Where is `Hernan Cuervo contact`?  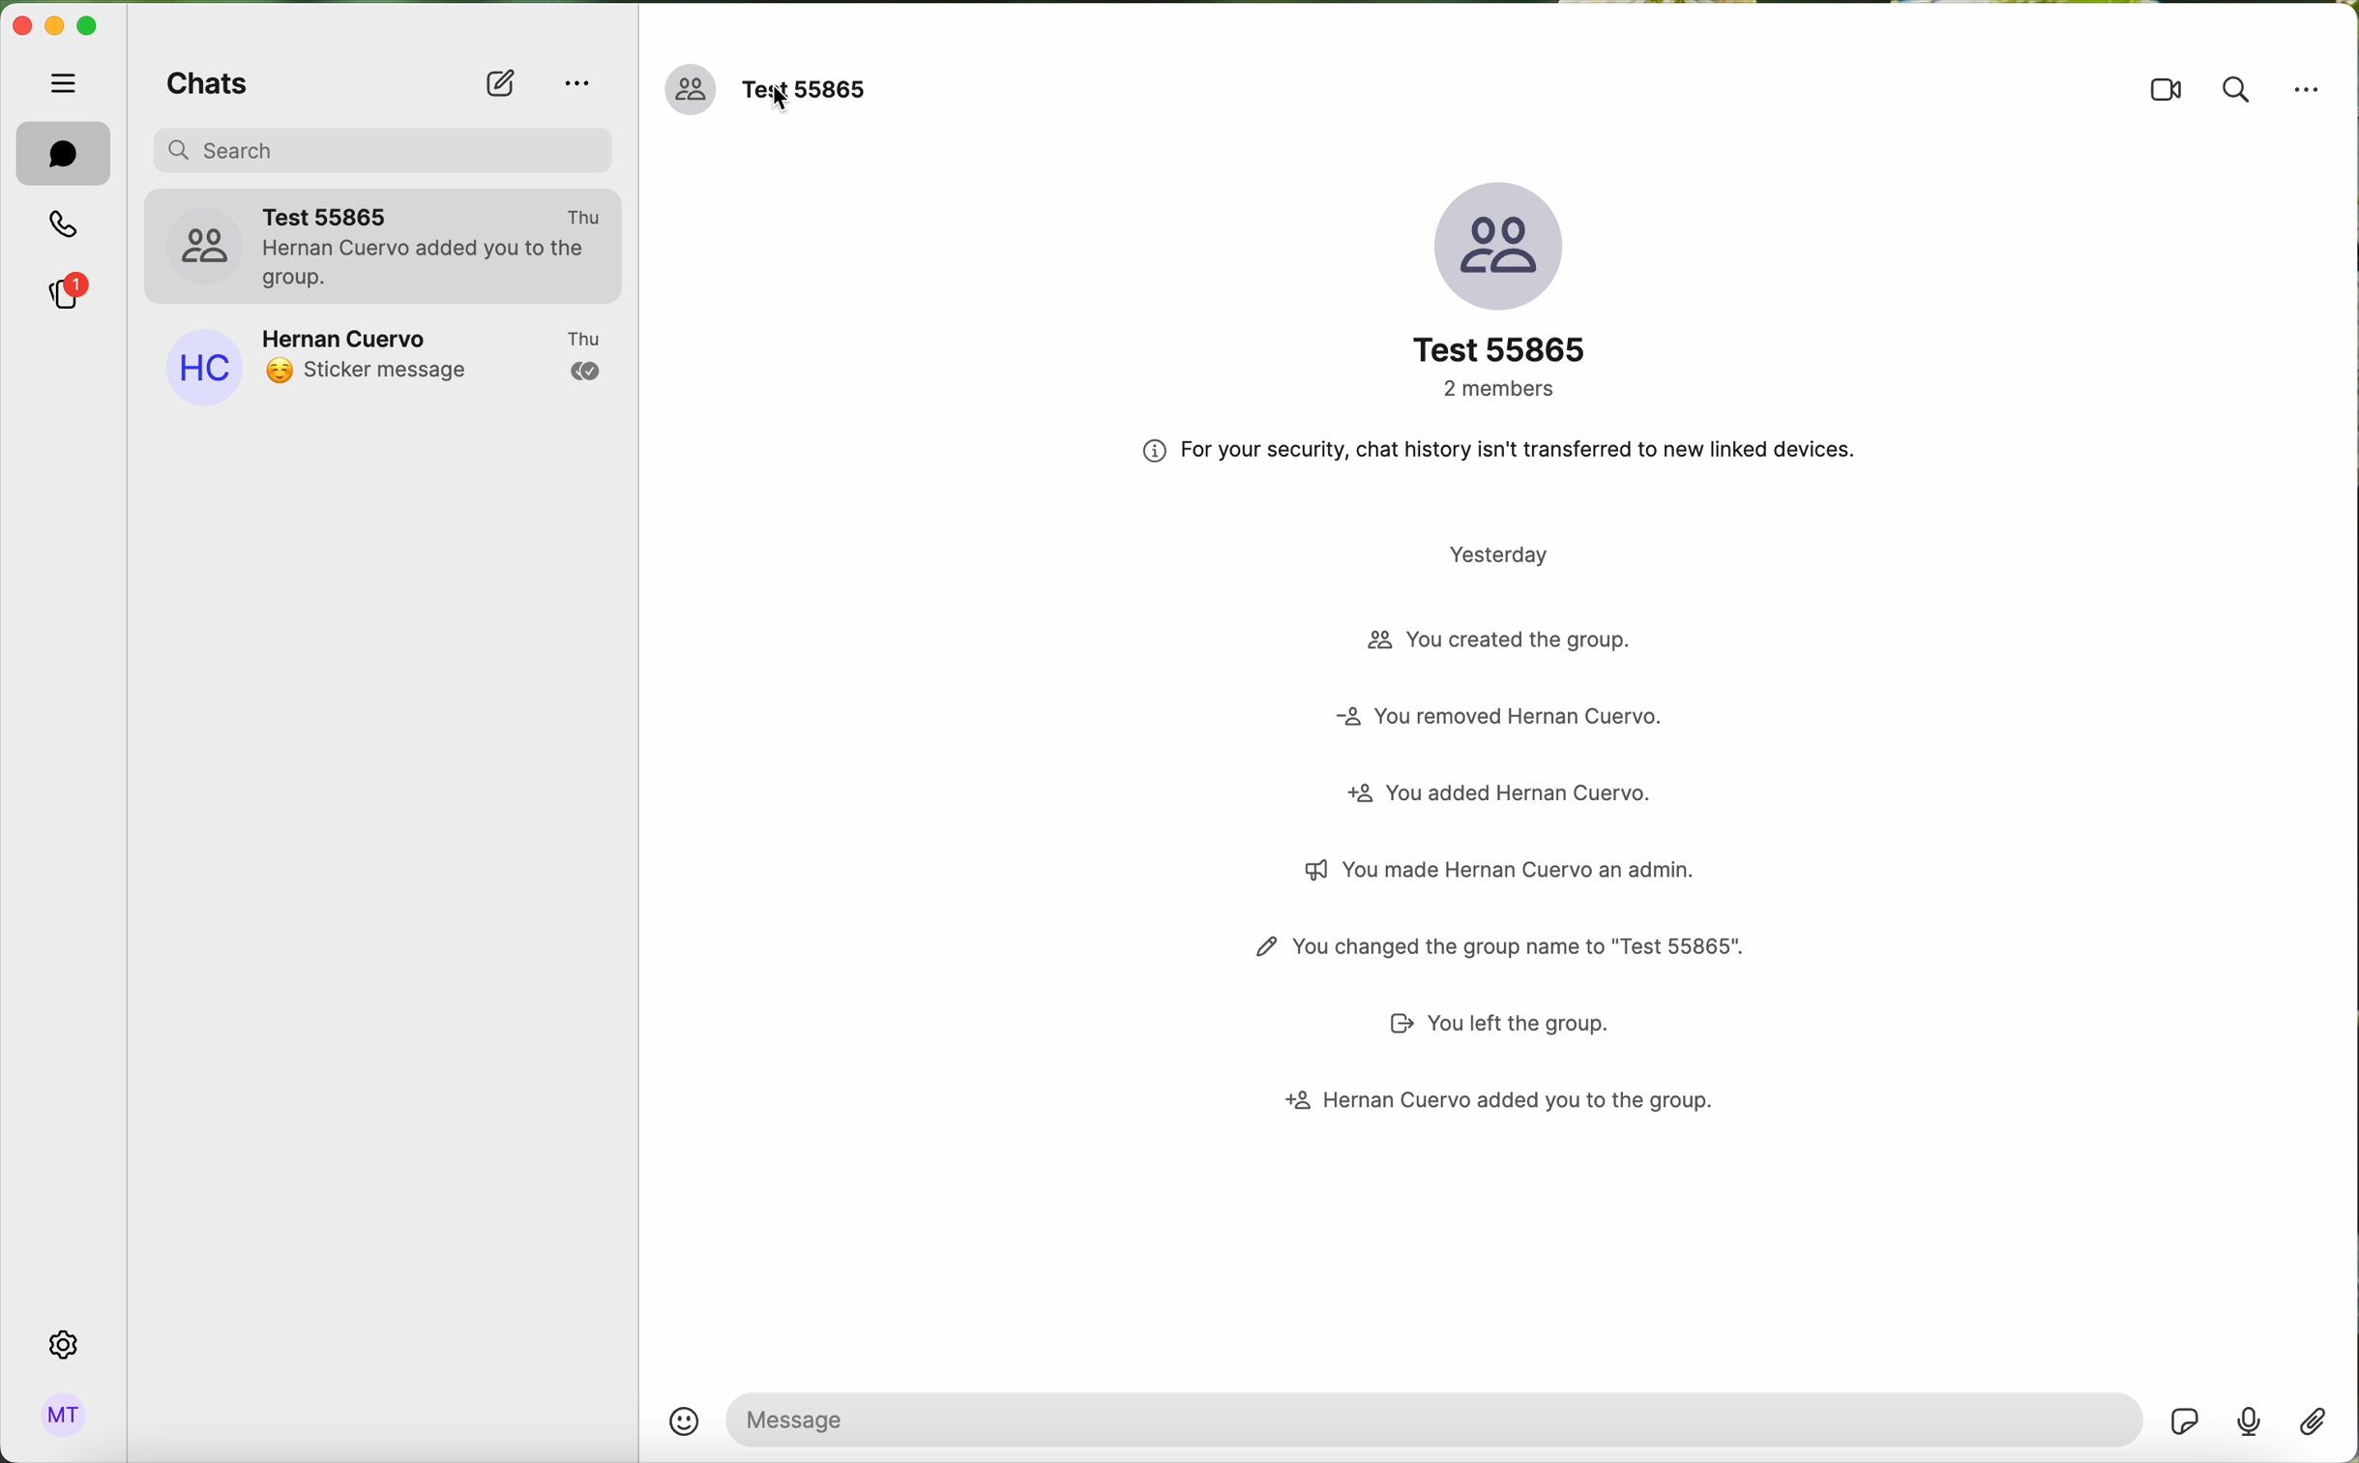 Hernan Cuervo contact is located at coordinates (383, 363).